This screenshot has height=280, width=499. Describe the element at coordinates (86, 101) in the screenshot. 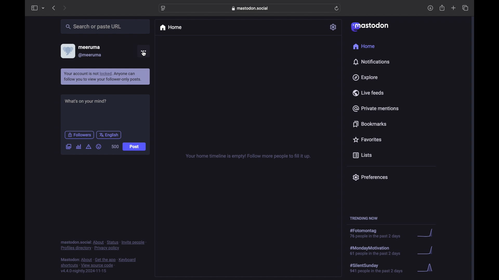

I see `what's on your mind?` at that location.